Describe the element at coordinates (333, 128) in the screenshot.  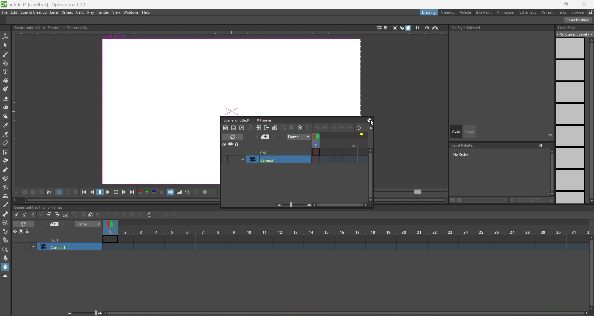
I see `increase step` at that location.